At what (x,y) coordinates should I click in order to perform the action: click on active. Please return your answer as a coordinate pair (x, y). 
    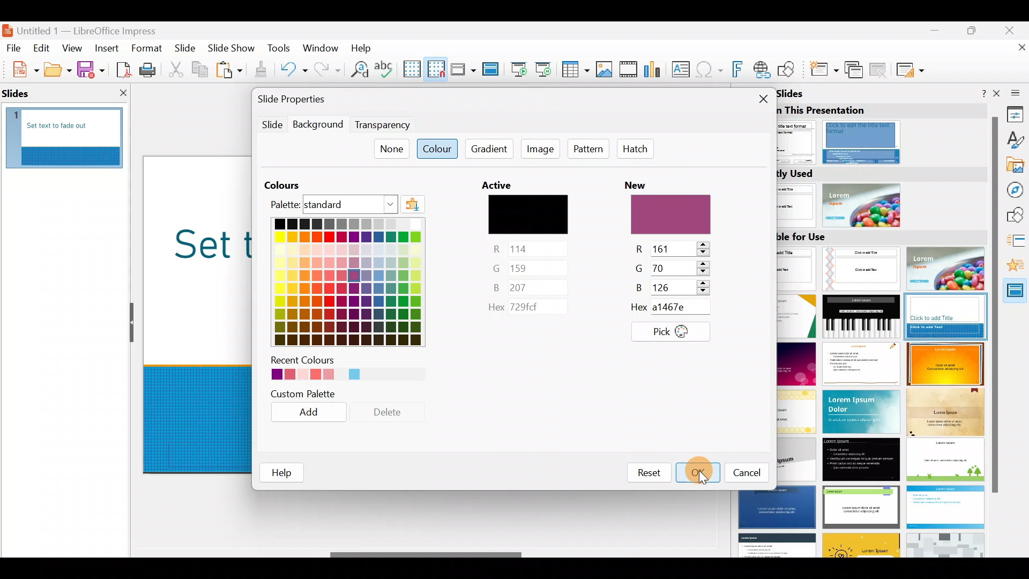
    Looking at the image, I should click on (502, 184).